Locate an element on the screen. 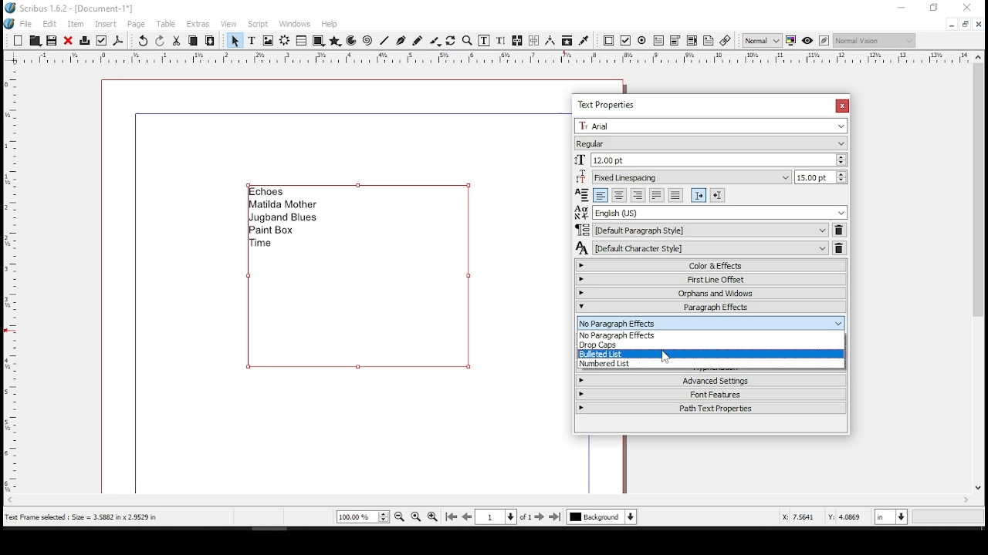  language is located at coordinates (711, 212).